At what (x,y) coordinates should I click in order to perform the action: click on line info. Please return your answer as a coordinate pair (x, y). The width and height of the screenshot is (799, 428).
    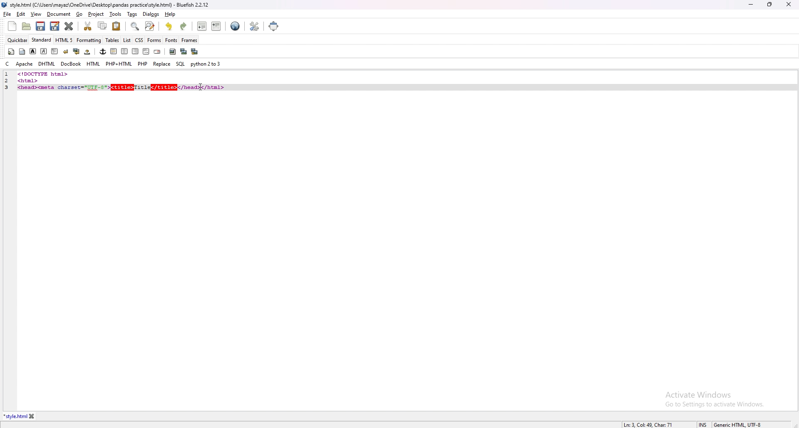
    Looking at the image, I should click on (648, 424).